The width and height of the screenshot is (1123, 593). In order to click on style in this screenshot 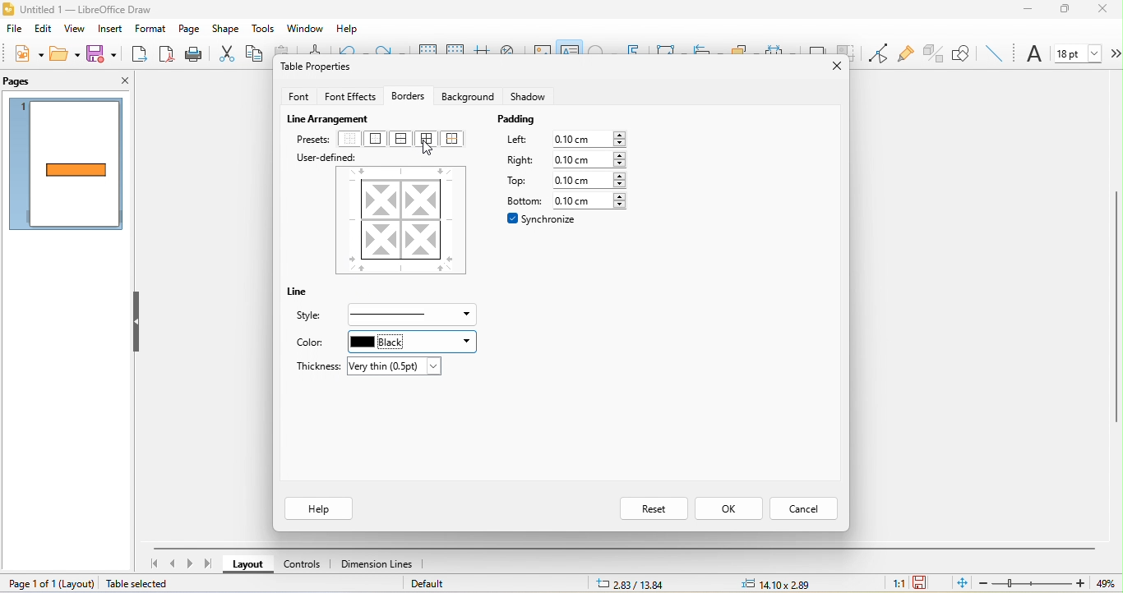, I will do `click(316, 316)`.